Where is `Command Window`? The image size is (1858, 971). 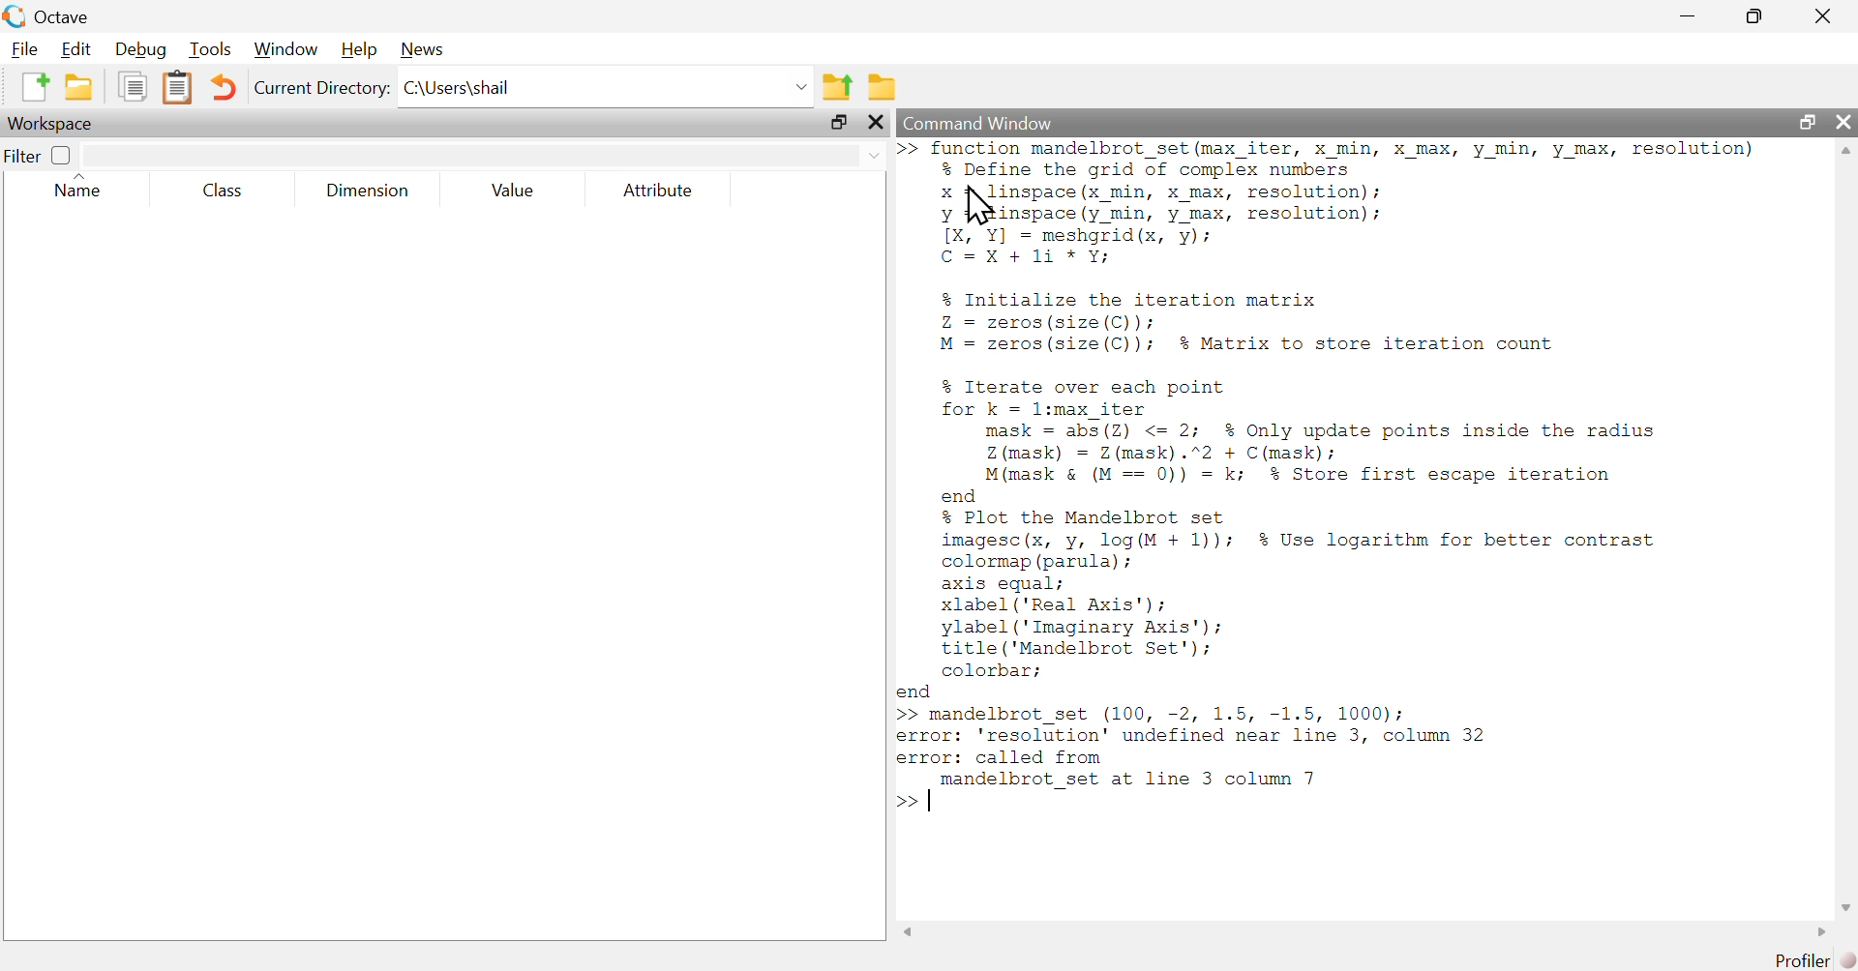 Command Window is located at coordinates (1229, 122).